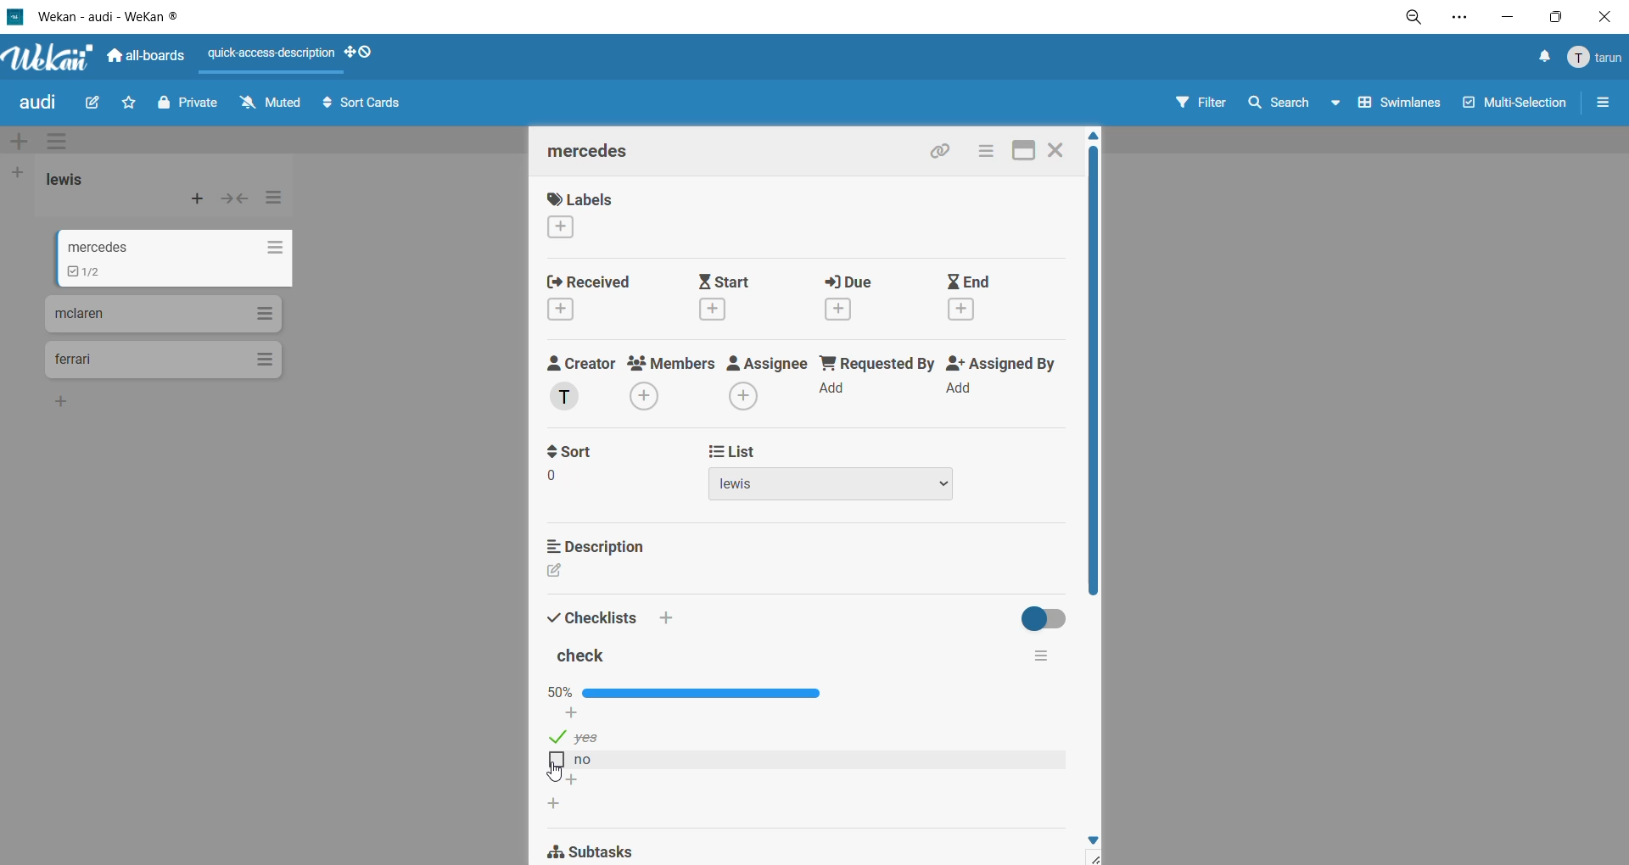  Describe the element at coordinates (1513, 15) in the screenshot. I see `minimize` at that location.